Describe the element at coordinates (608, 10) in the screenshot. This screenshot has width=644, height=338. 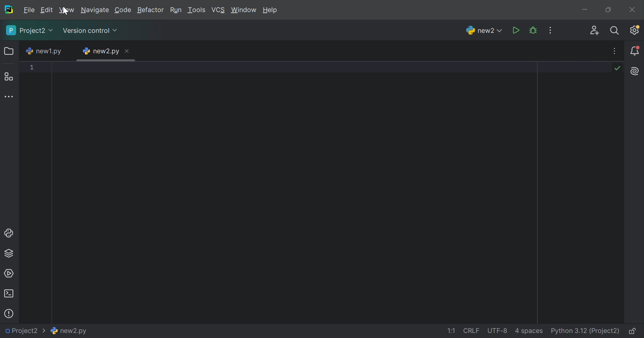
I see `Restore down` at that location.